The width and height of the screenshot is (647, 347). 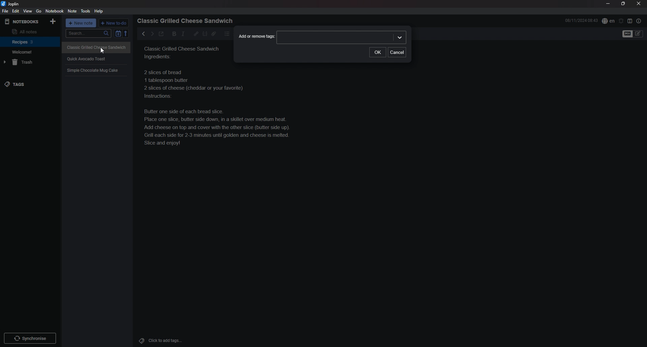 I want to click on all notes, so click(x=29, y=31).